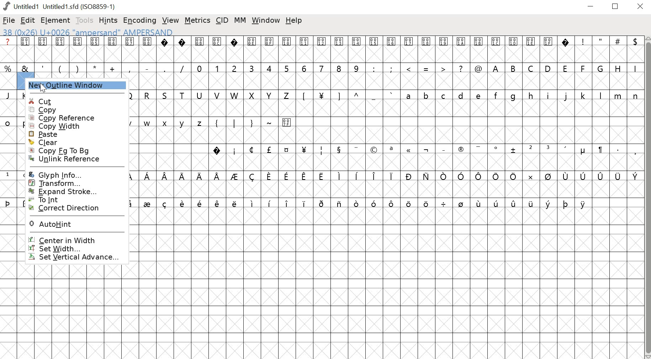 The width and height of the screenshot is (651, 359). What do you see at coordinates (496, 50) in the screenshot?
I see `001C` at bounding box center [496, 50].